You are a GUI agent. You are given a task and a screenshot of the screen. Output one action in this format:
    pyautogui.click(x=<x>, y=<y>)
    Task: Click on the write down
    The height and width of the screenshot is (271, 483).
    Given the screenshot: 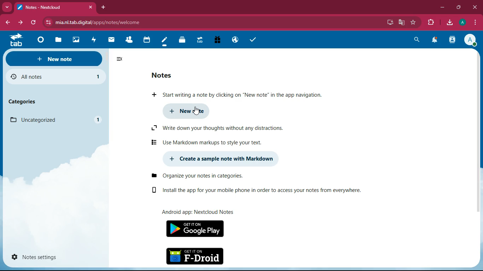 What is the action you would take?
    pyautogui.click(x=216, y=128)
    